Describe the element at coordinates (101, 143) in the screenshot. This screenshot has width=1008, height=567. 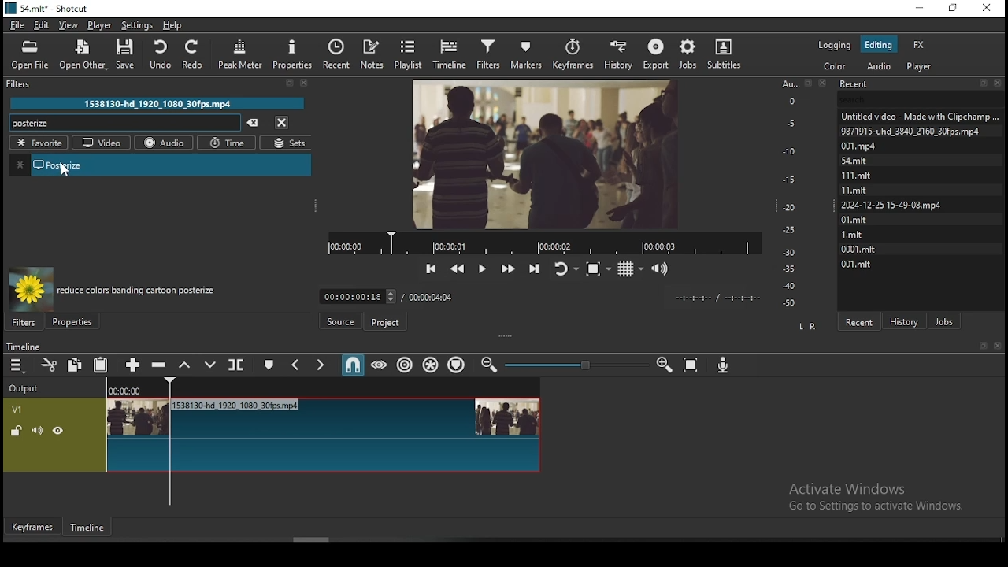
I see `video` at that location.